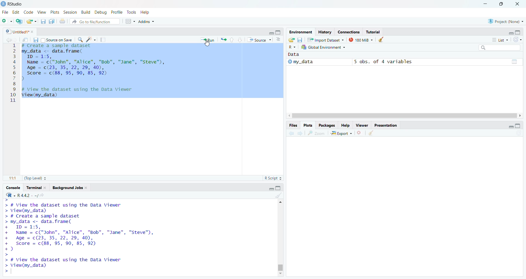 The height and width of the screenshot is (279, 526). Describe the element at coordinates (223, 40) in the screenshot. I see `resize` at that location.